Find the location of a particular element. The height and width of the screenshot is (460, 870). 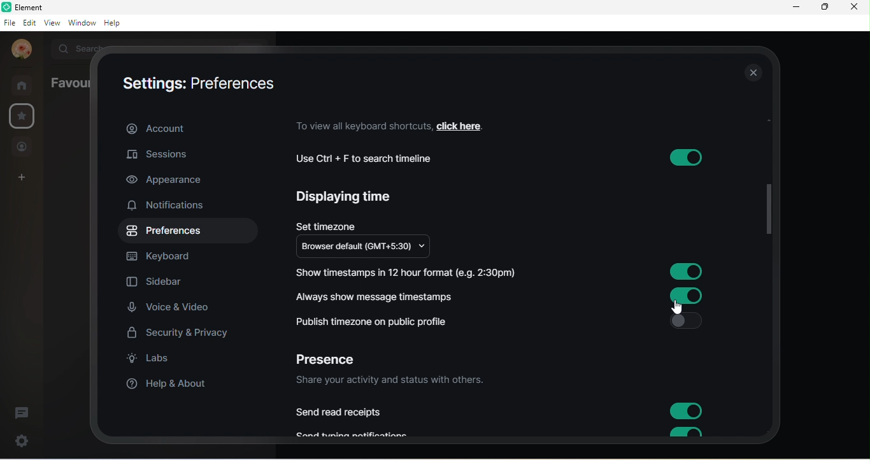

button is located at coordinates (687, 412).